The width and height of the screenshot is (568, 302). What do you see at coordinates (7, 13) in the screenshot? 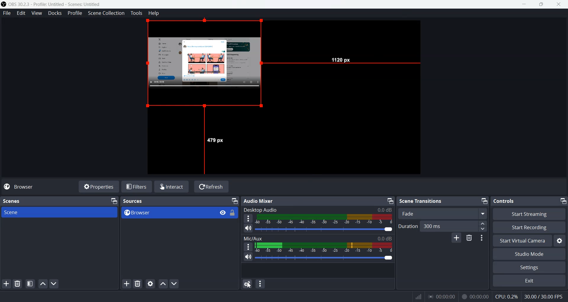
I see `File` at bounding box center [7, 13].